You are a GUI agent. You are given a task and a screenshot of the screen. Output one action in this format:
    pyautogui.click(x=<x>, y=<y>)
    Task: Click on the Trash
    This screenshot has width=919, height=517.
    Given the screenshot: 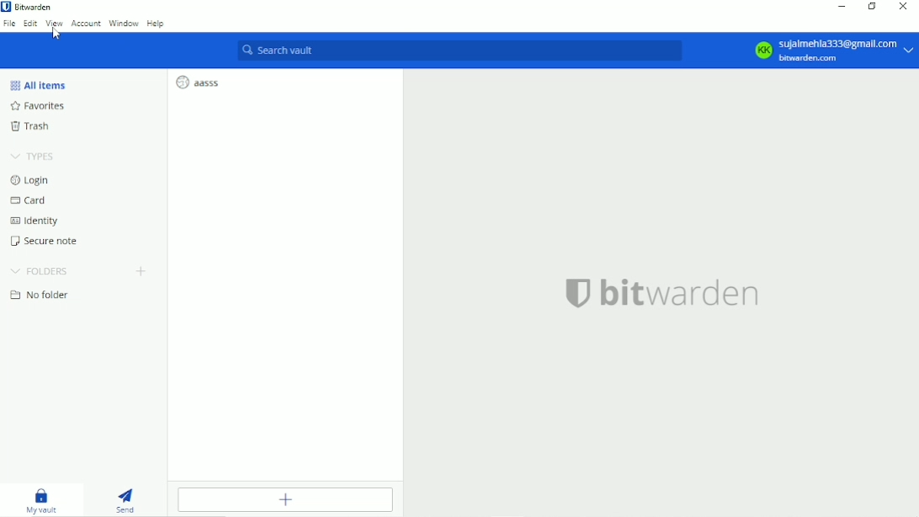 What is the action you would take?
    pyautogui.click(x=37, y=127)
    